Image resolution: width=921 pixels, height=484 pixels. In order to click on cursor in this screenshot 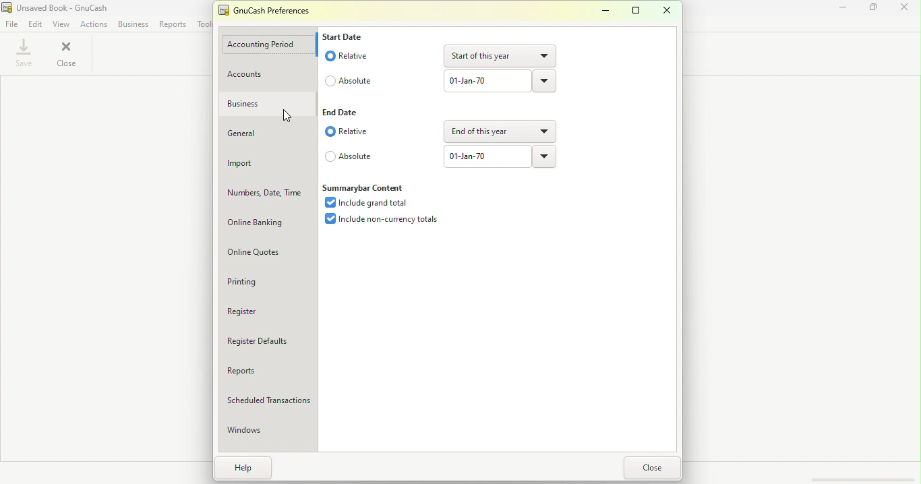, I will do `click(285, 118)`.